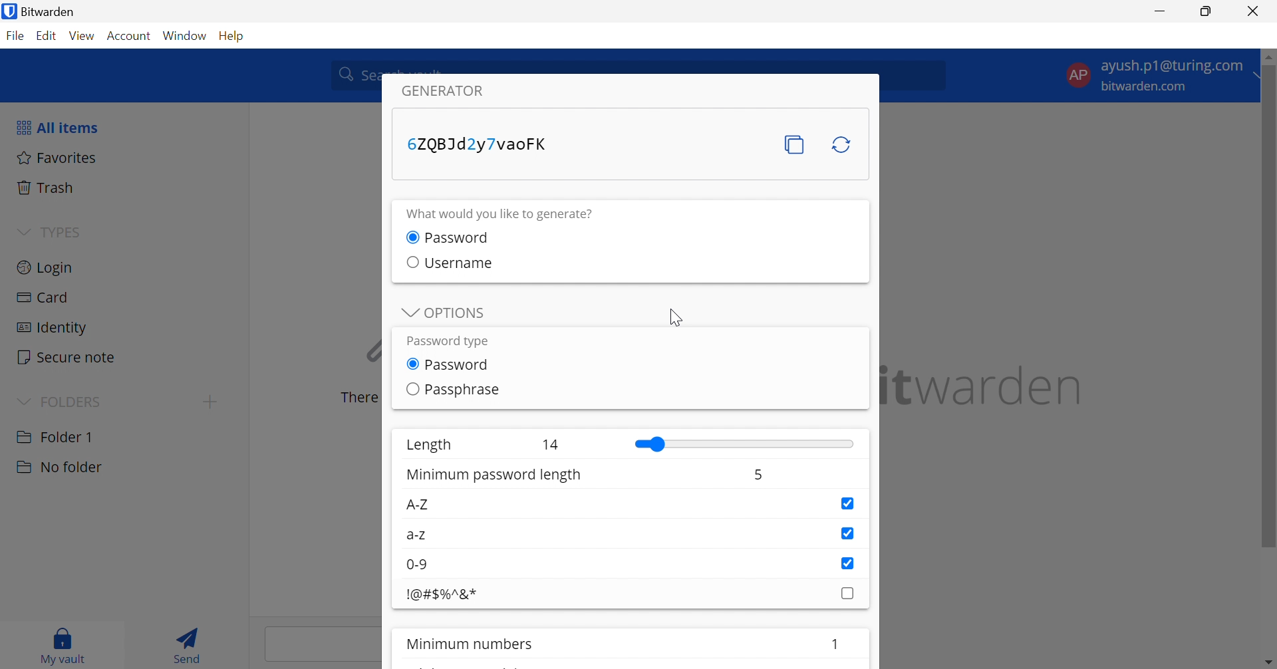 The height and width of the screenshot is (669, 1277). What do you see at coordinates (461, 237) in the screenshot?
I see `Password` at bounding box center [461, 237].